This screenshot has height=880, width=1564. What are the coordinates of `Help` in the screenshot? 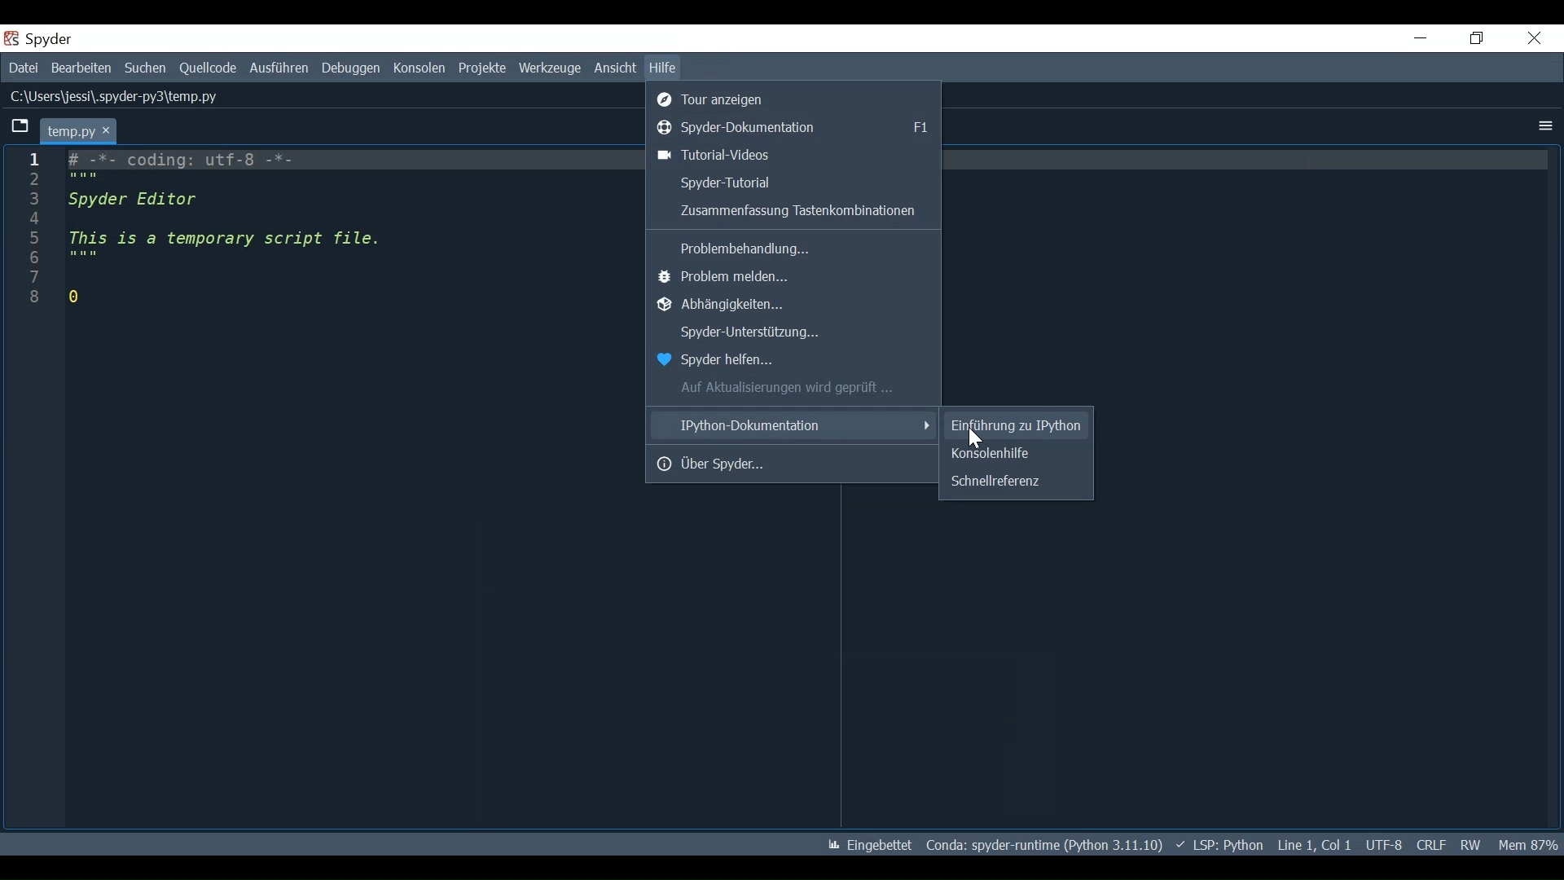 It's located at (663, 68).